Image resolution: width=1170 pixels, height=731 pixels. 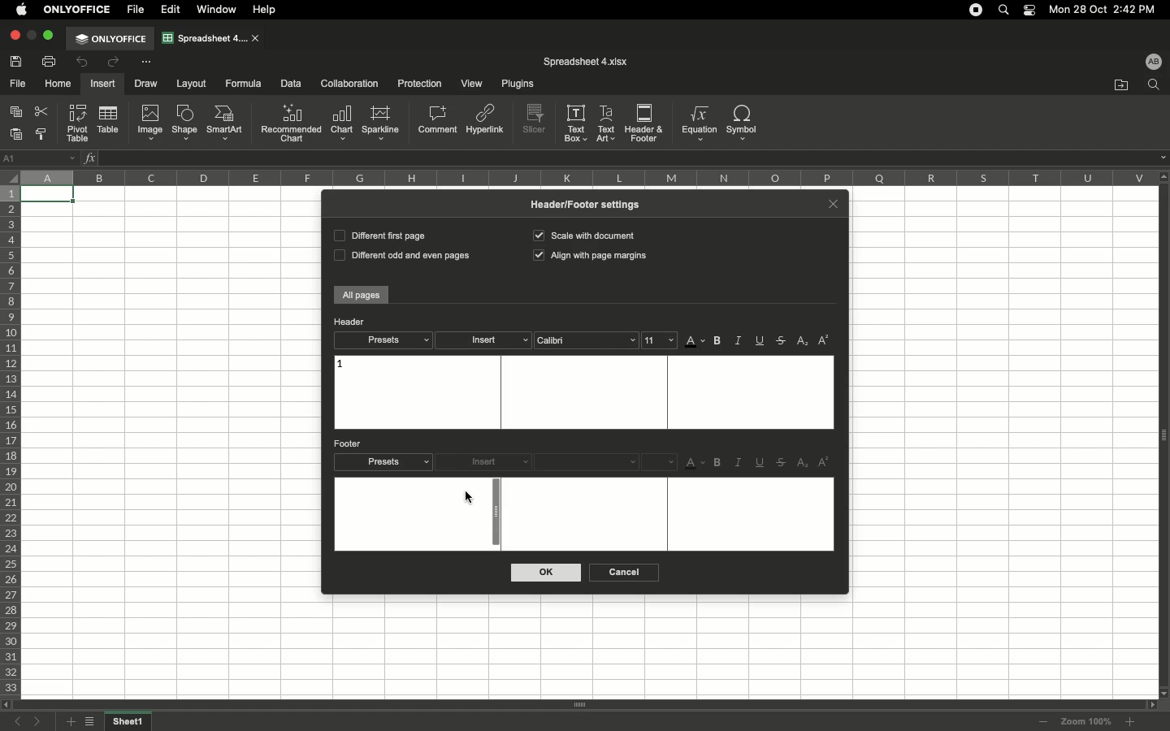 I want to click on Customize tool bar, so click(x=145, y=61).